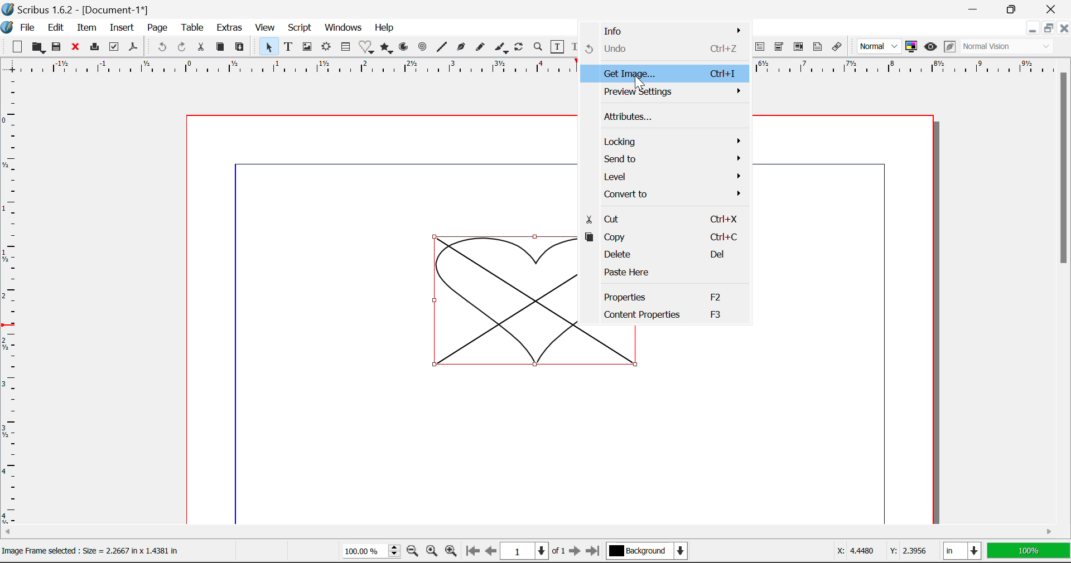 The image size is (1071, 563). What do you see at coordinates (665, 236) in the screenshot?
I see `Copy` at bounding box center [665, 236].